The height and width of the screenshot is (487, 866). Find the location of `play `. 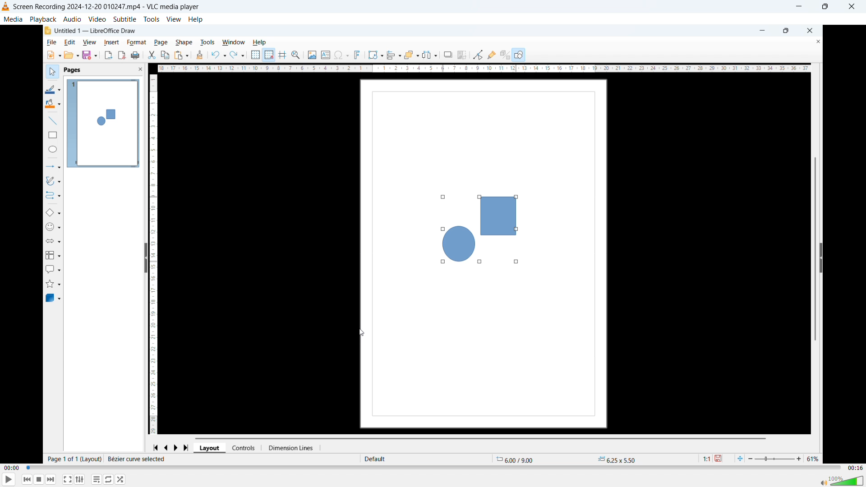

play  is located at coordinates (9, 479).